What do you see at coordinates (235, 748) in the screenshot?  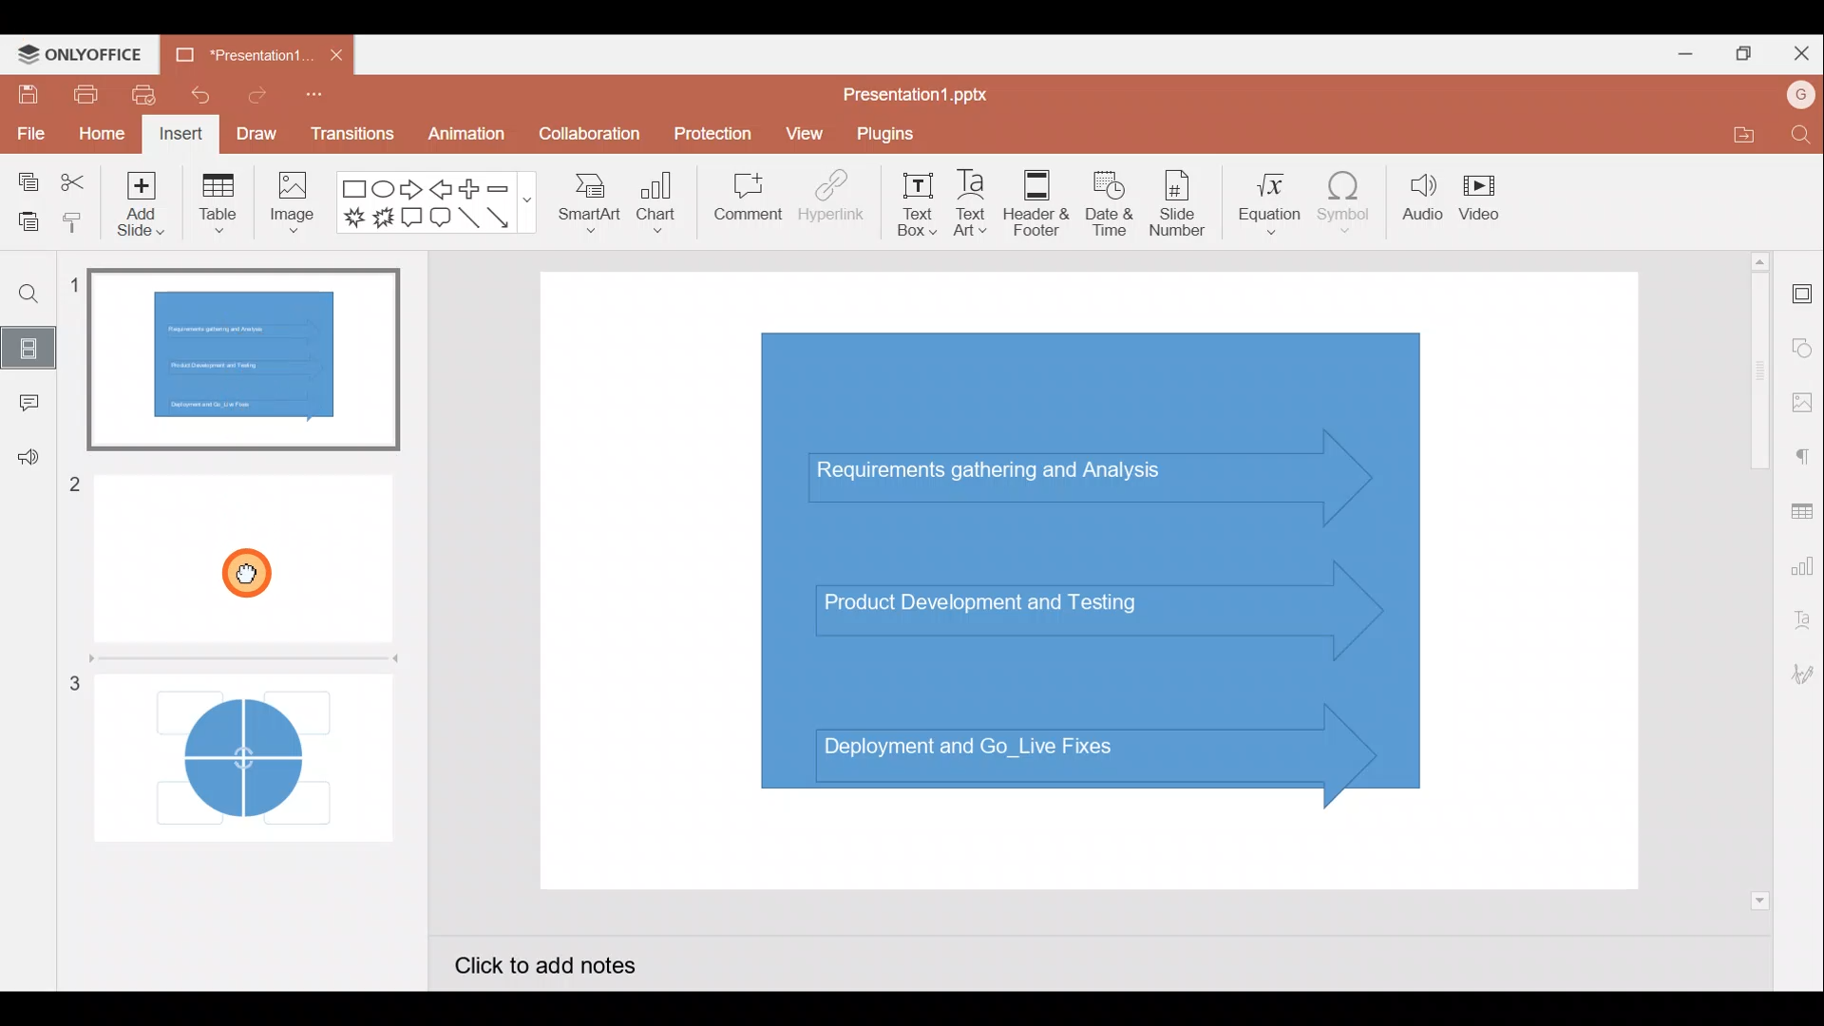 I see `Slide 3` at bounding box center [235, 748].